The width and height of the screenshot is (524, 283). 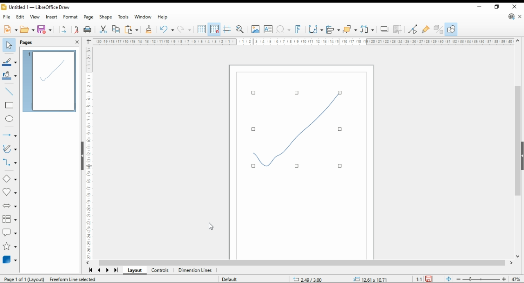 What do you see at coordinates (449, 279) in the screenshot?
I see `fit document to window` at bounding box center [449, 279].